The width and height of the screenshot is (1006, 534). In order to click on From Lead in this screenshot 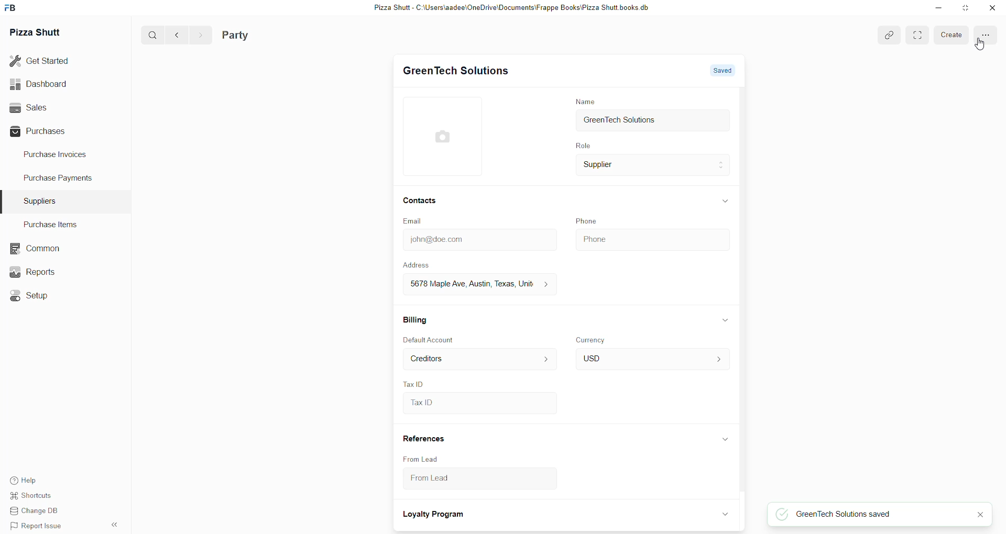, I will do `click(469, 481)`.